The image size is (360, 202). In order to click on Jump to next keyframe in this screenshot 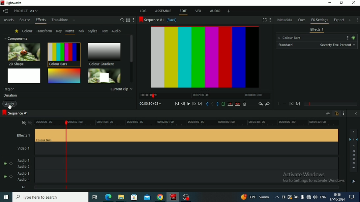, I will do `click(298, 104)`.